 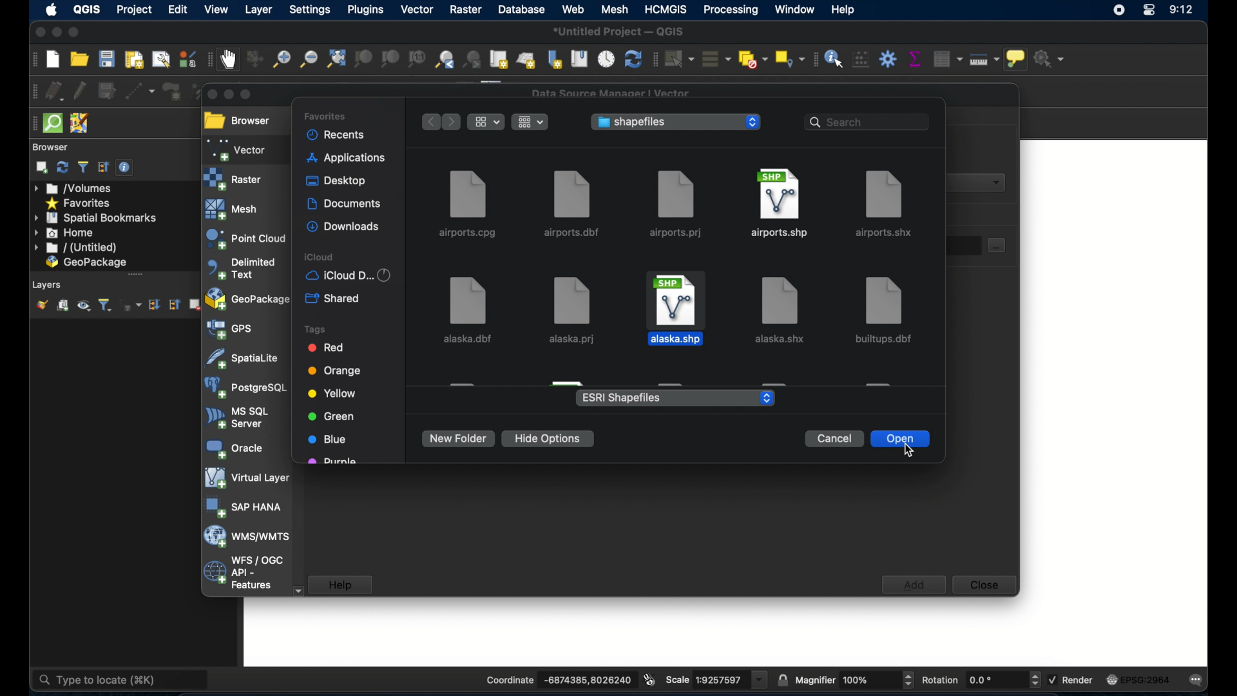 I want to click on QGIS, so click(x=88, y=10).